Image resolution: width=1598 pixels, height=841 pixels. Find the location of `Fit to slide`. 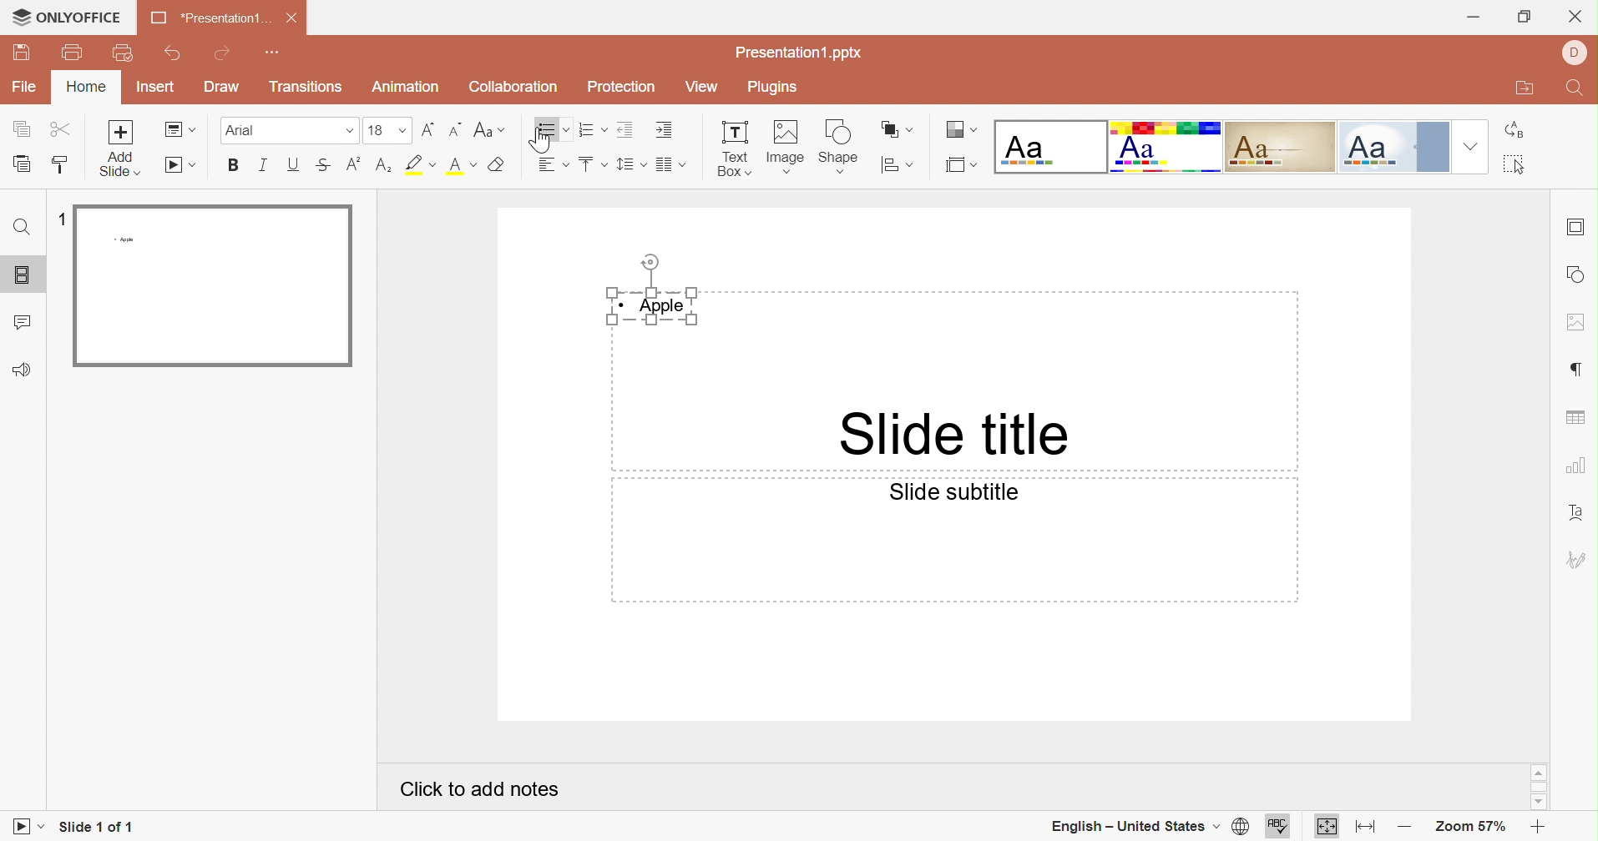

Fit to slide is located at coordinates (1327, 828).